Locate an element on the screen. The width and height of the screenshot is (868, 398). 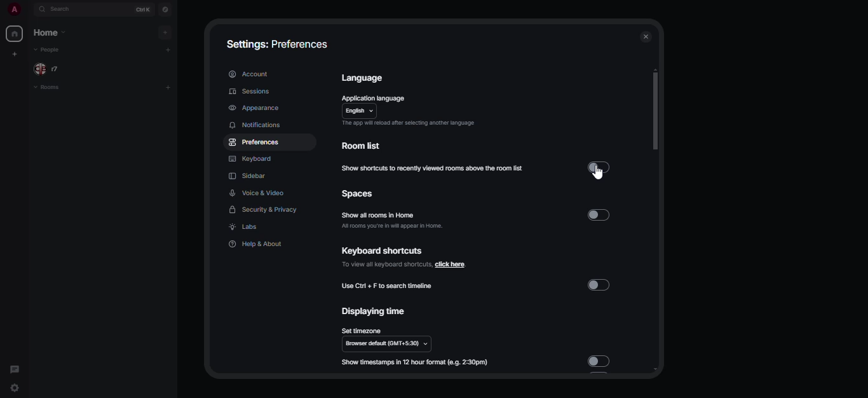
profile is located at coordinates (14, 9).